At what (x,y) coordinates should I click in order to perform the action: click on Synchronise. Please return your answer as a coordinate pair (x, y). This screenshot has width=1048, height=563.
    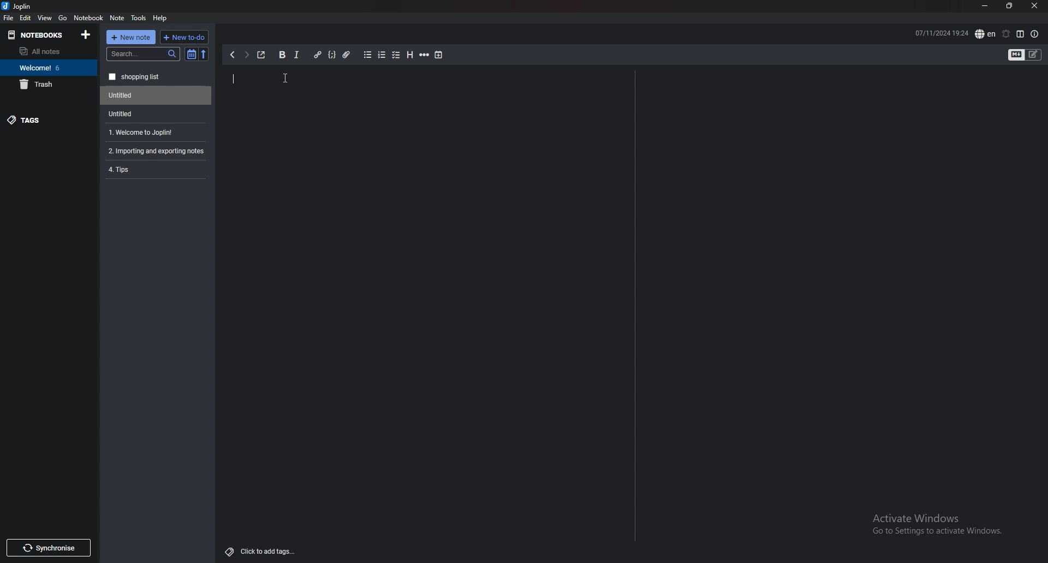
    Looking at the image, I should click on (48, 548).